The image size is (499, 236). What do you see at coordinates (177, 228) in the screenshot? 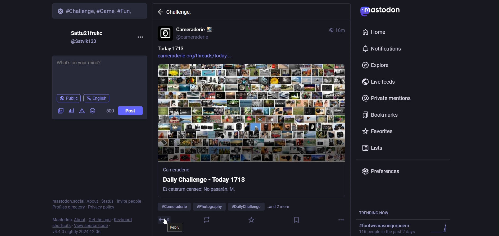
I see `reply` at bounding box center [177, 228].